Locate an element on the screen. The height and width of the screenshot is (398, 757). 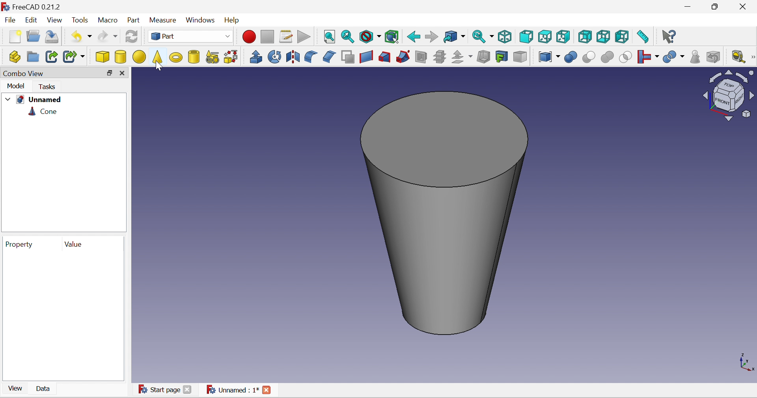
Sub-sections is located at coordinates (439, 57).